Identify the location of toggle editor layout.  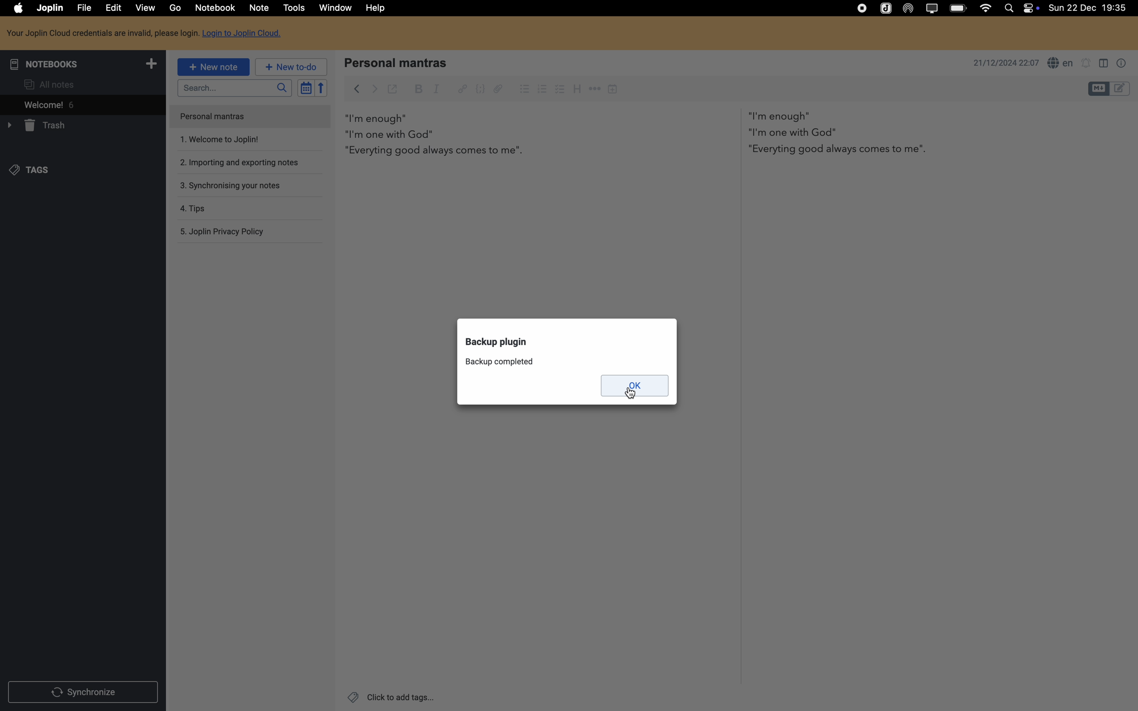
(1121, 88).